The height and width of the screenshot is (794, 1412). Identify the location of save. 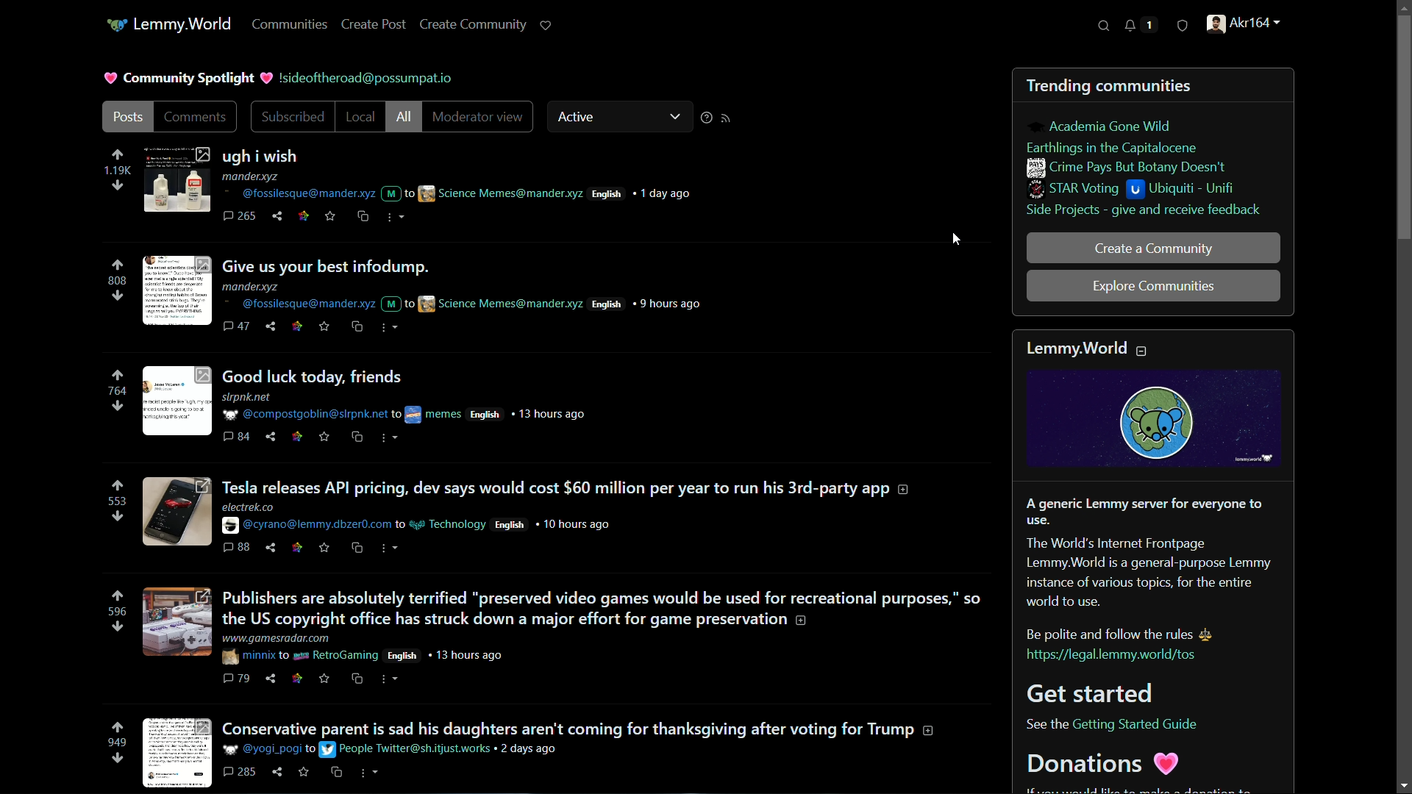
(306, 775).